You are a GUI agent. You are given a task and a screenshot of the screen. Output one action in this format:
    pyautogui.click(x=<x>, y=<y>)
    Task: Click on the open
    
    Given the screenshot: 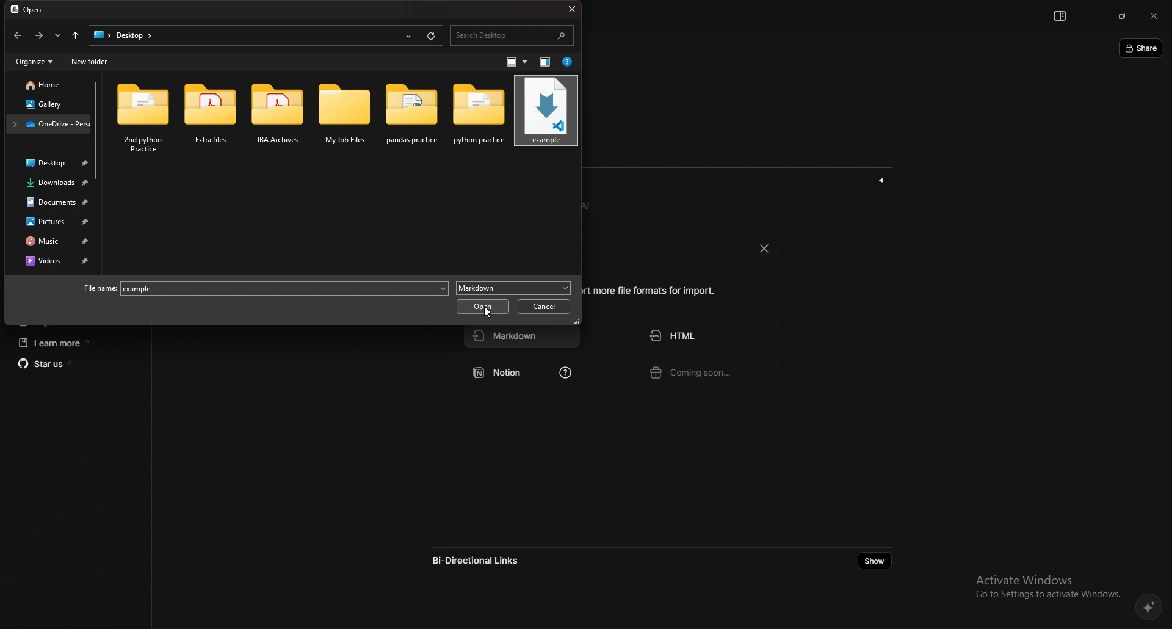 What is the action you would take?
    pyautogui.click(x=482, y=307)
    